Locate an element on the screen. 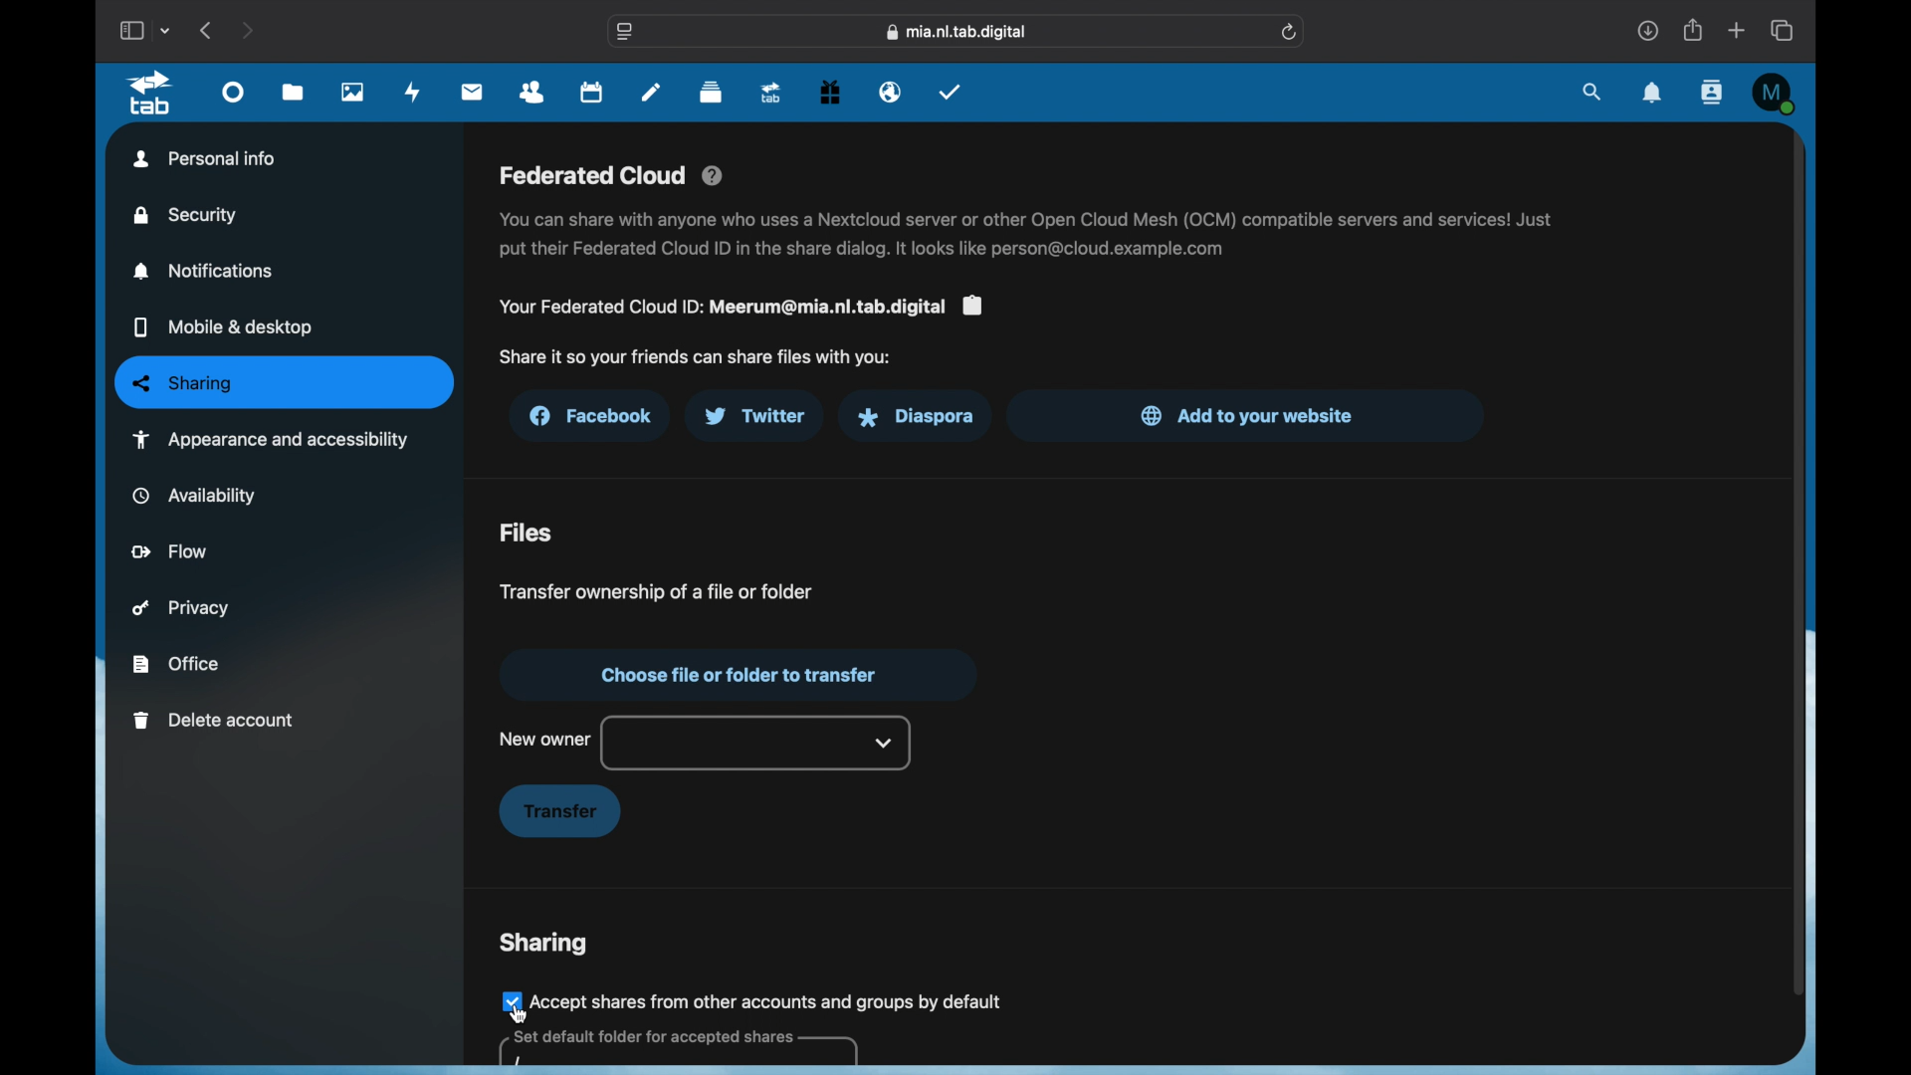  dashboard is located at coordinates (234, 98).